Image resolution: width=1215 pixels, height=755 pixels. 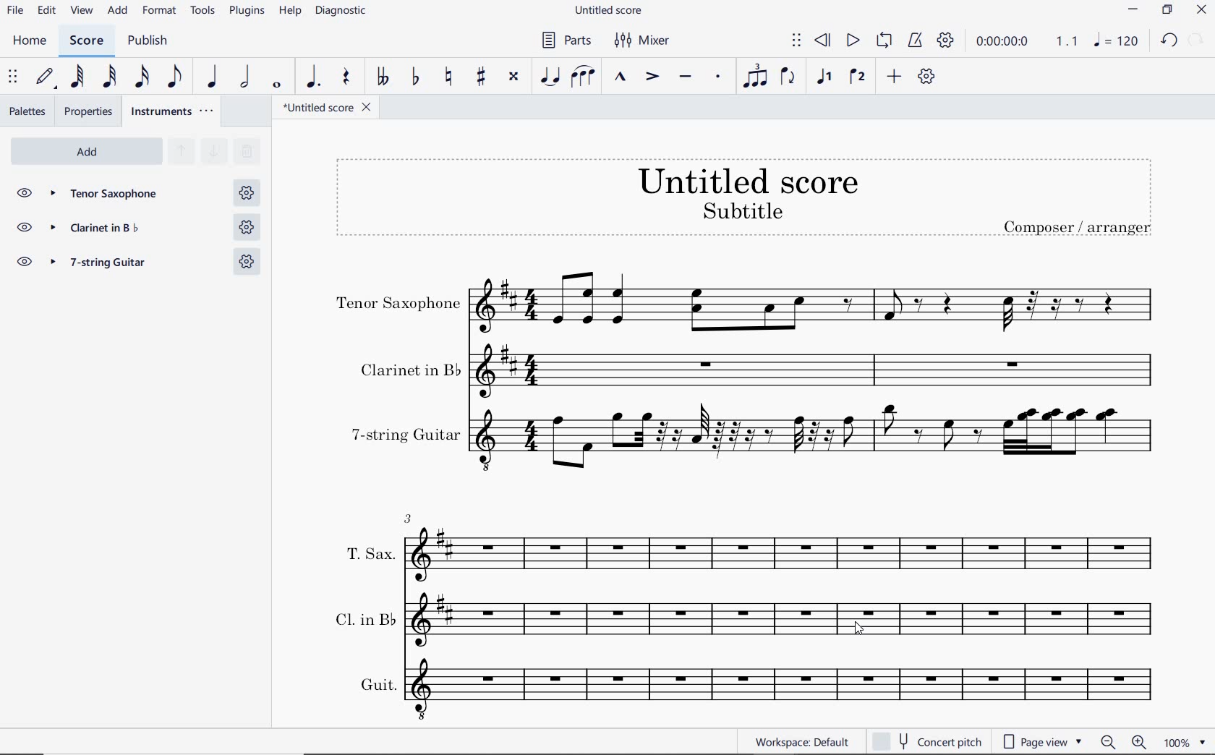 What do you see at coordinates (47, 11) in the screenshot?
I see `EDIT` at bounding box center [47, 11].